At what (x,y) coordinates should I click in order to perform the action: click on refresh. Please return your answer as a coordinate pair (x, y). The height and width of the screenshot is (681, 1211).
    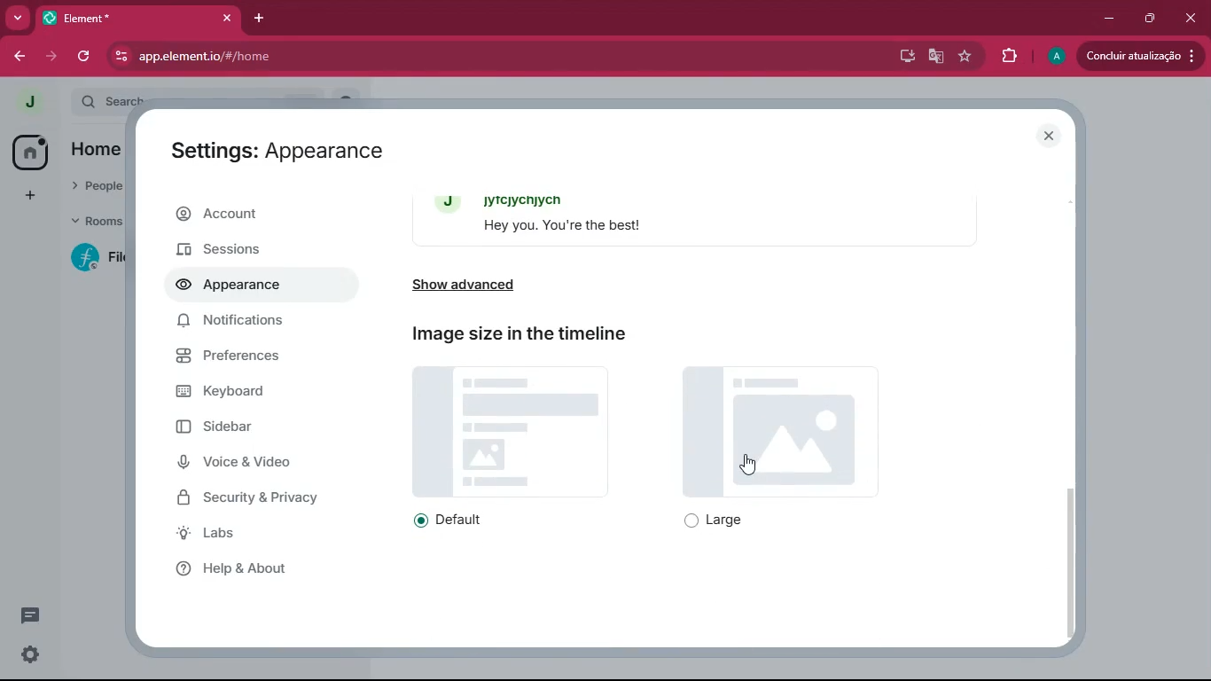
    Looking at the image, I should click on (85, 56).